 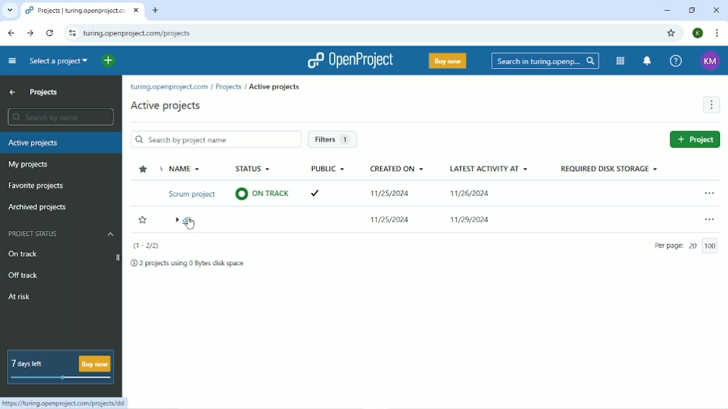 I want to click on Name, so click(x=187, y=168).